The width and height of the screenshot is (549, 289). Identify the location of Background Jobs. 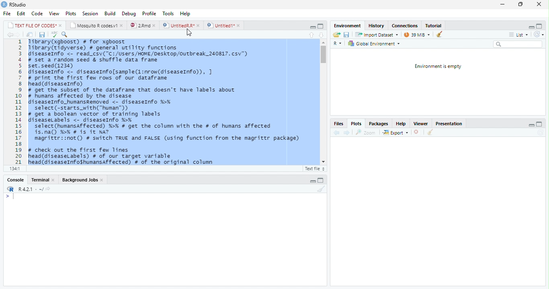
(83, 179).